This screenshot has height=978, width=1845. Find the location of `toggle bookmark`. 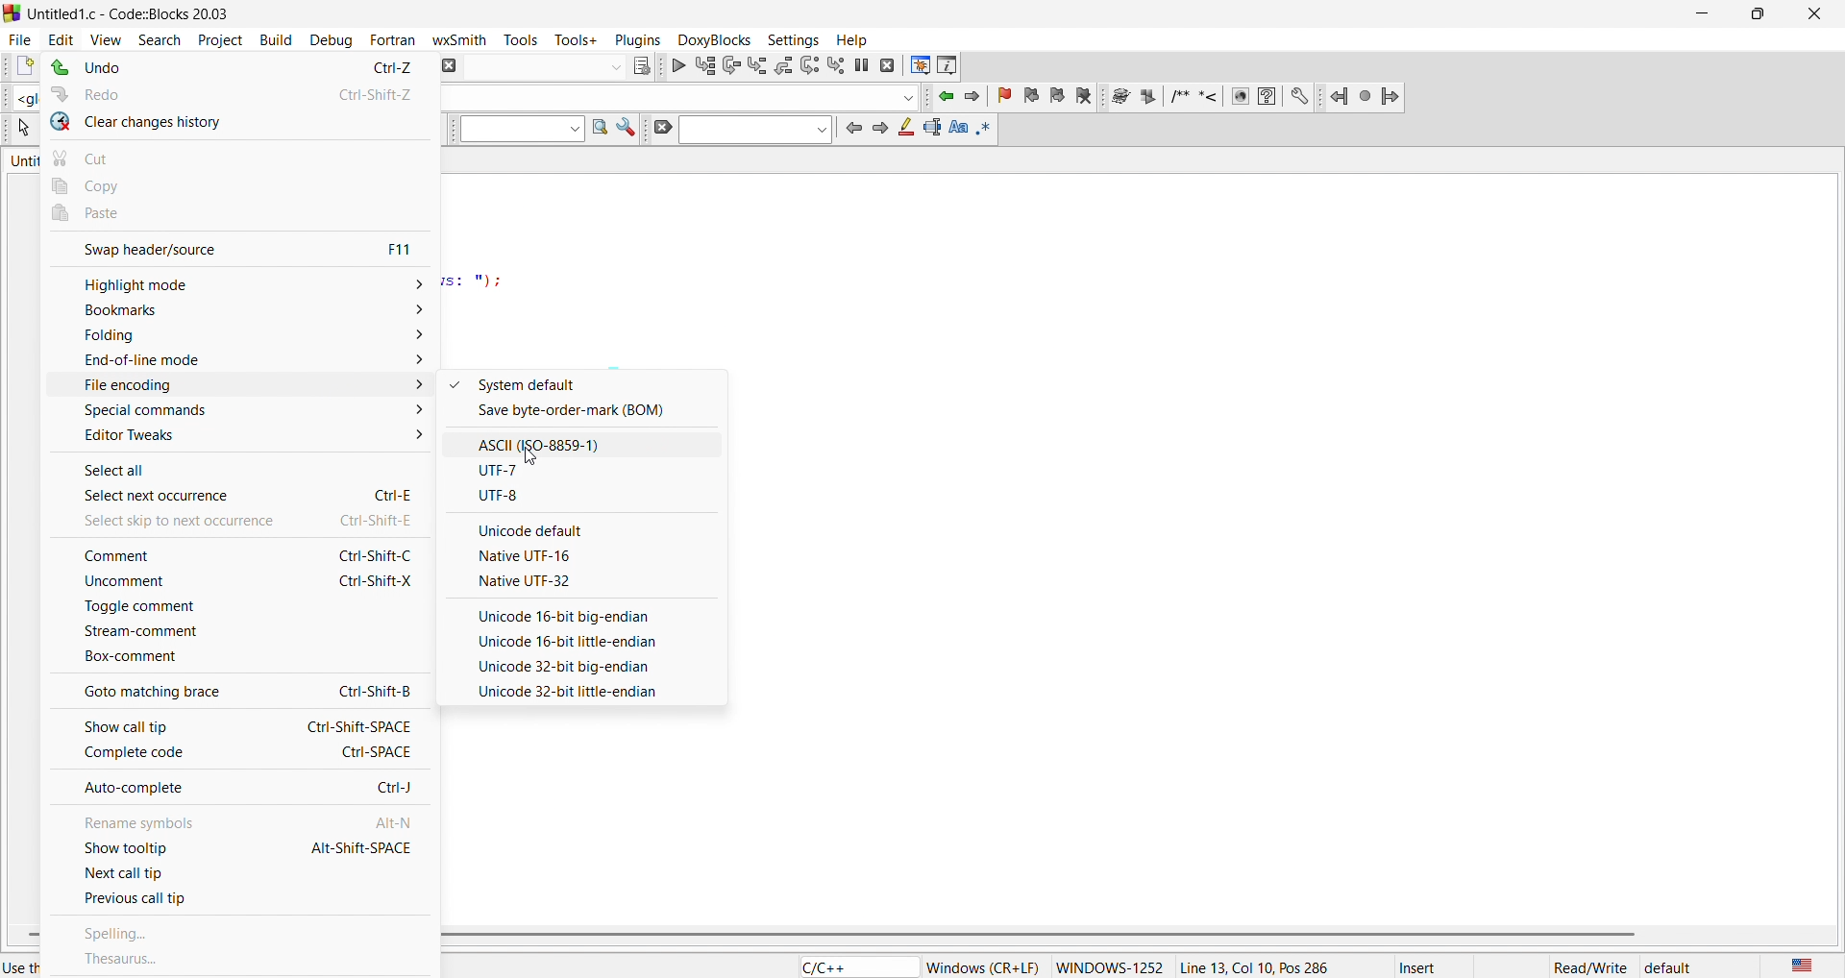

toggle bookmark is located at coordinates (1005, 96).